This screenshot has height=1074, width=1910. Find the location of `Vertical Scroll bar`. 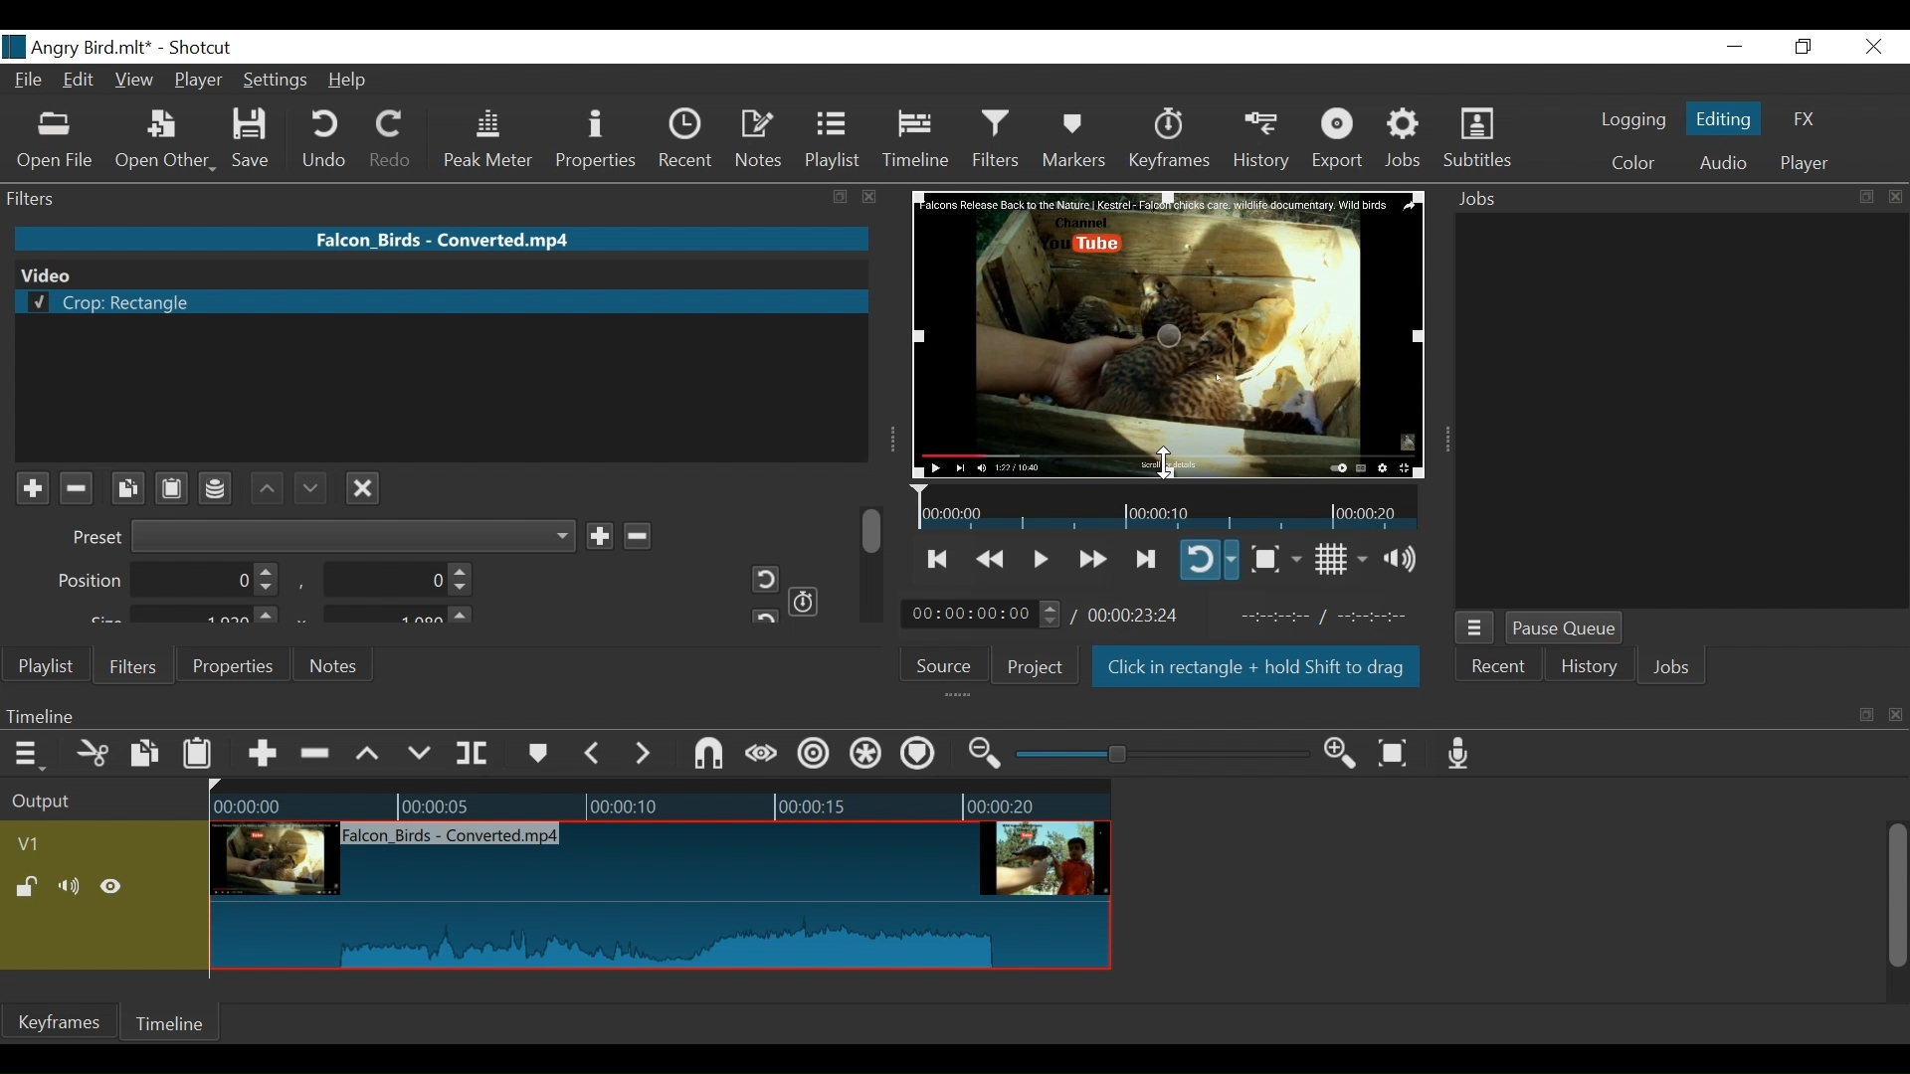

Vertical Scroll bar is located at coordinates (1895, 898).